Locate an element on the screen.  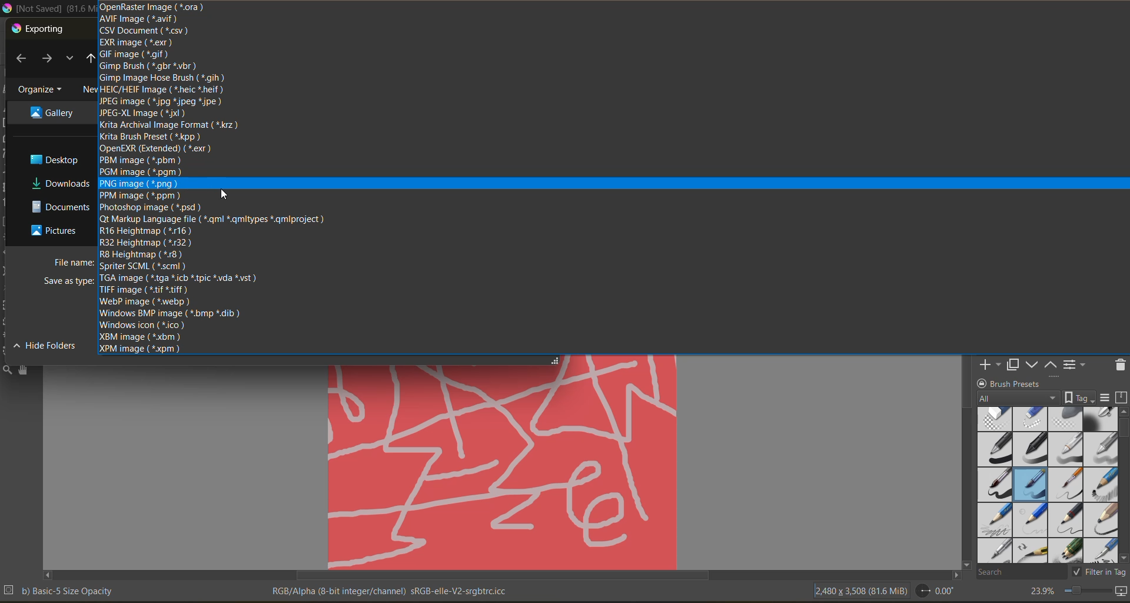
tga image is located at coordinates (177, 277).